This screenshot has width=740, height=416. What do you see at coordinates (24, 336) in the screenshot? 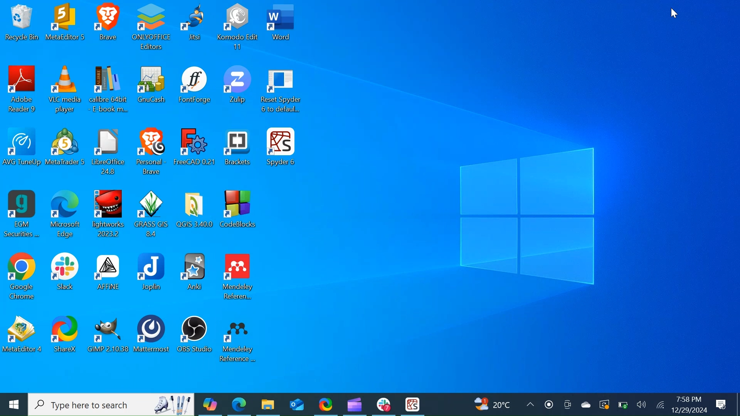
I see `Meta Desktop icon` at bounding box center [24, 336].